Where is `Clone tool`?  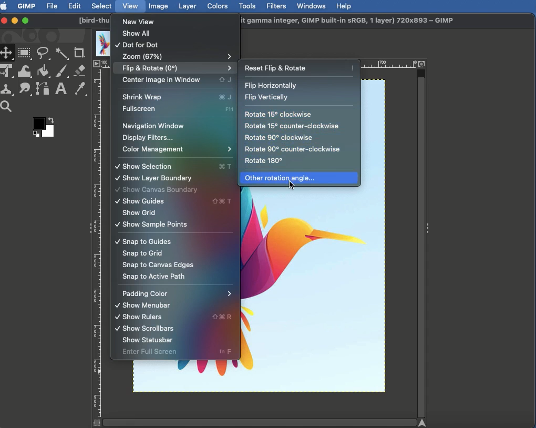
Clone tool is located at coordinates (8, 90).